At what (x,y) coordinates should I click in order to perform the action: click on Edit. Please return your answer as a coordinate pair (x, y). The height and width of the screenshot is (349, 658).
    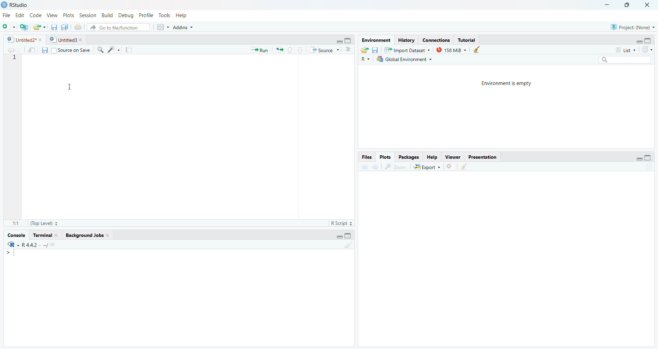
    Looking at the image, I should click on (20, 15).